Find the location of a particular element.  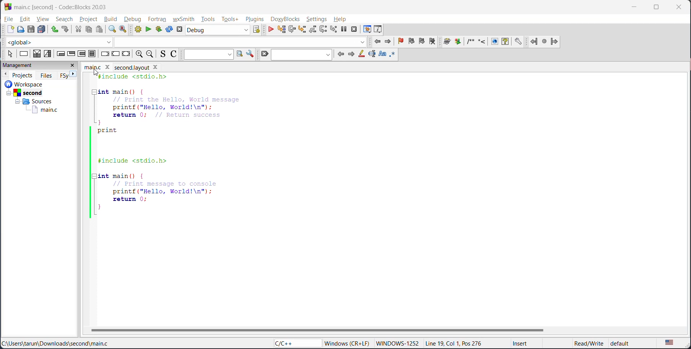

step out is located at coordinates (313, 30).